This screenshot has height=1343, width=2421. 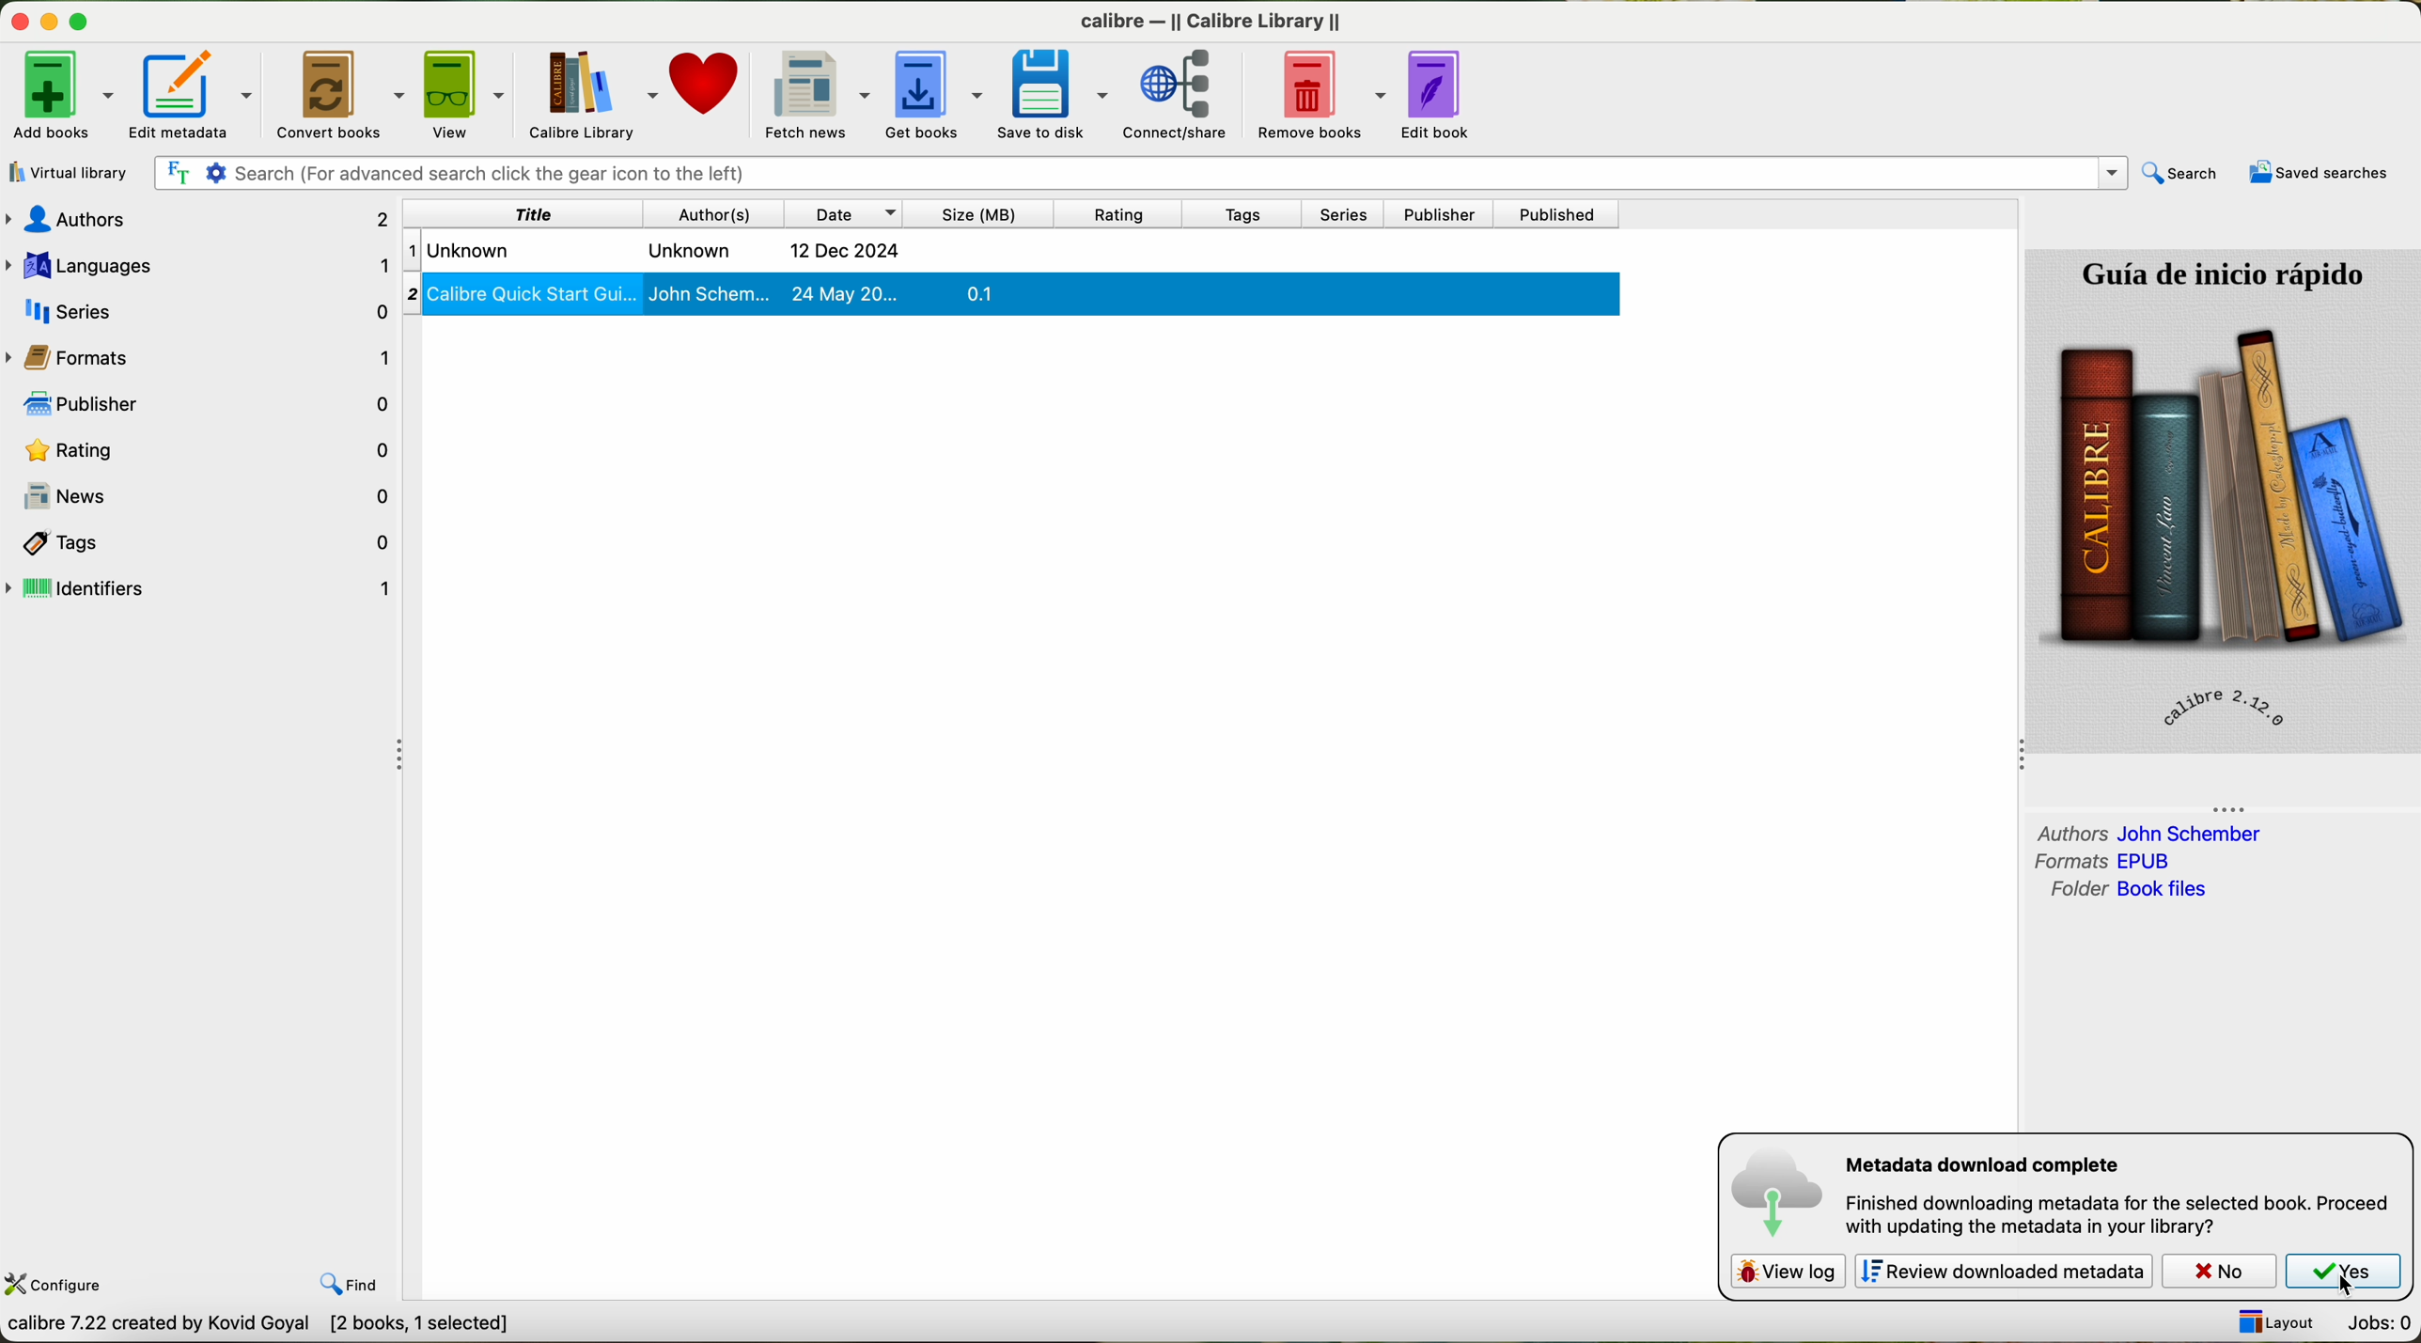 What do you see at coordinates (351, 1284) in the screenshot?
I see `find` at bounding box center [351, 1284].